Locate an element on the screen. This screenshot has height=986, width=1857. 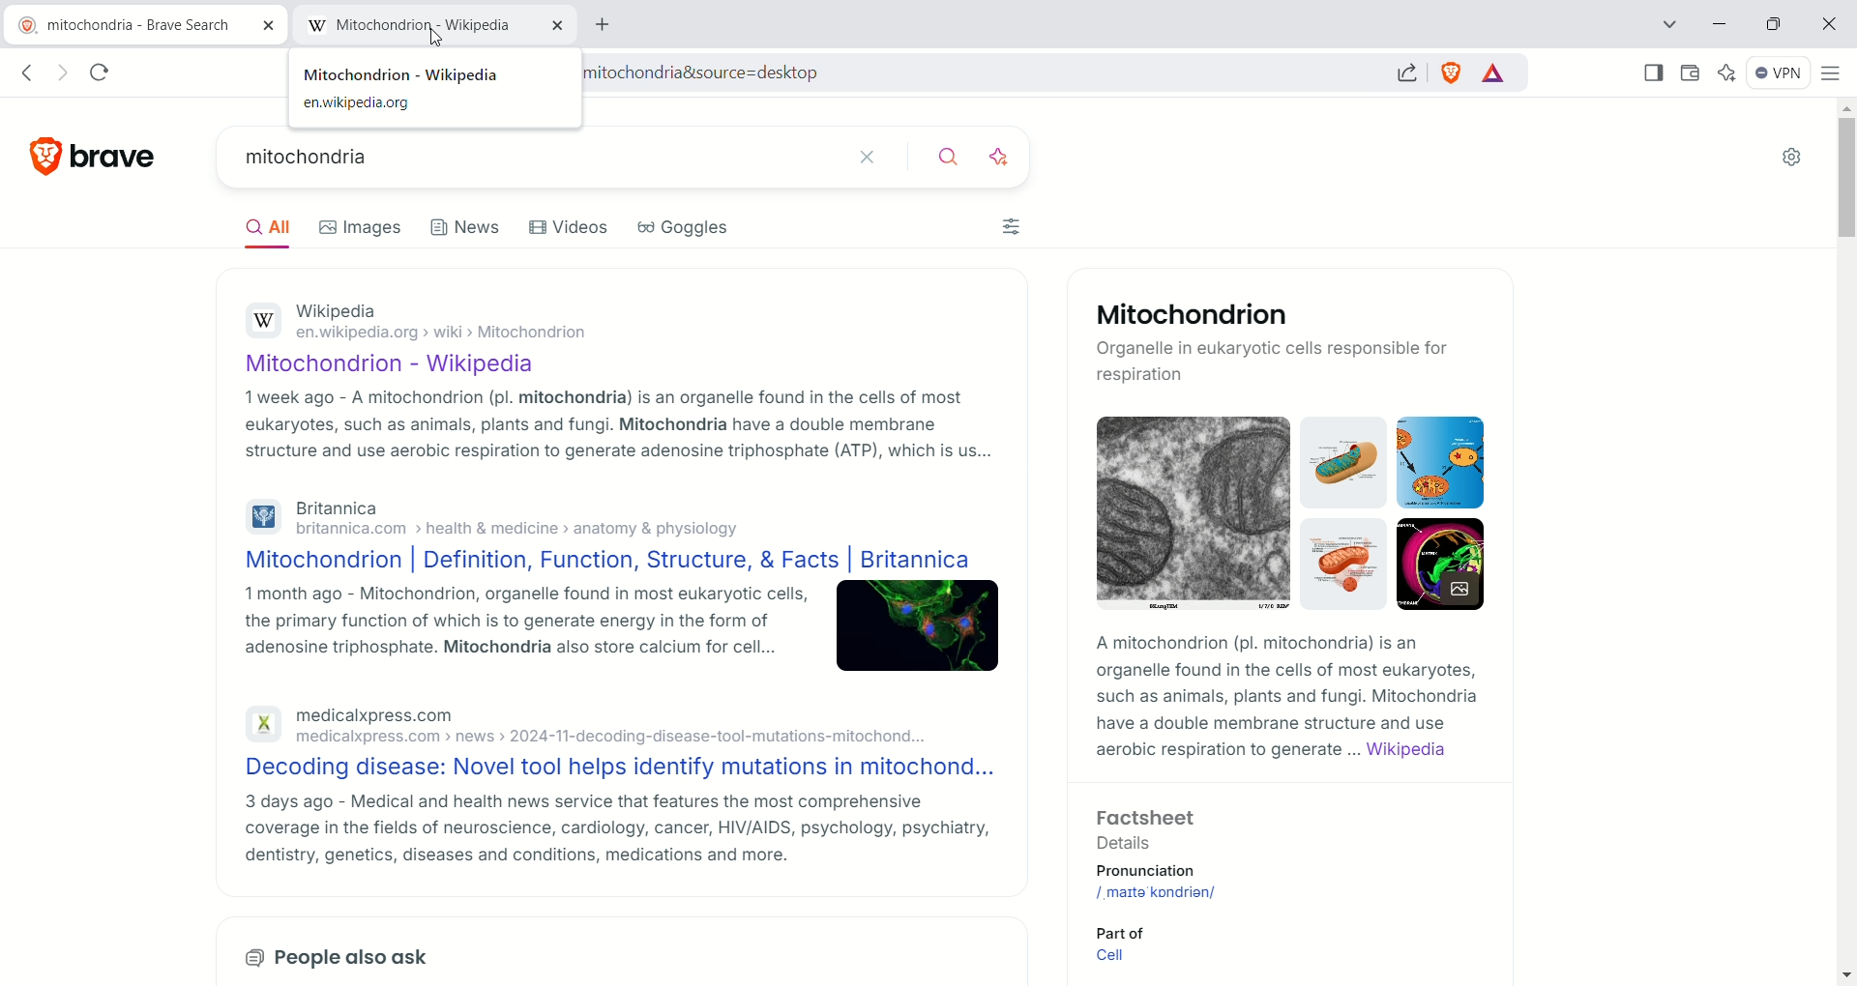
Britannica is located at coordinates (354, 505).